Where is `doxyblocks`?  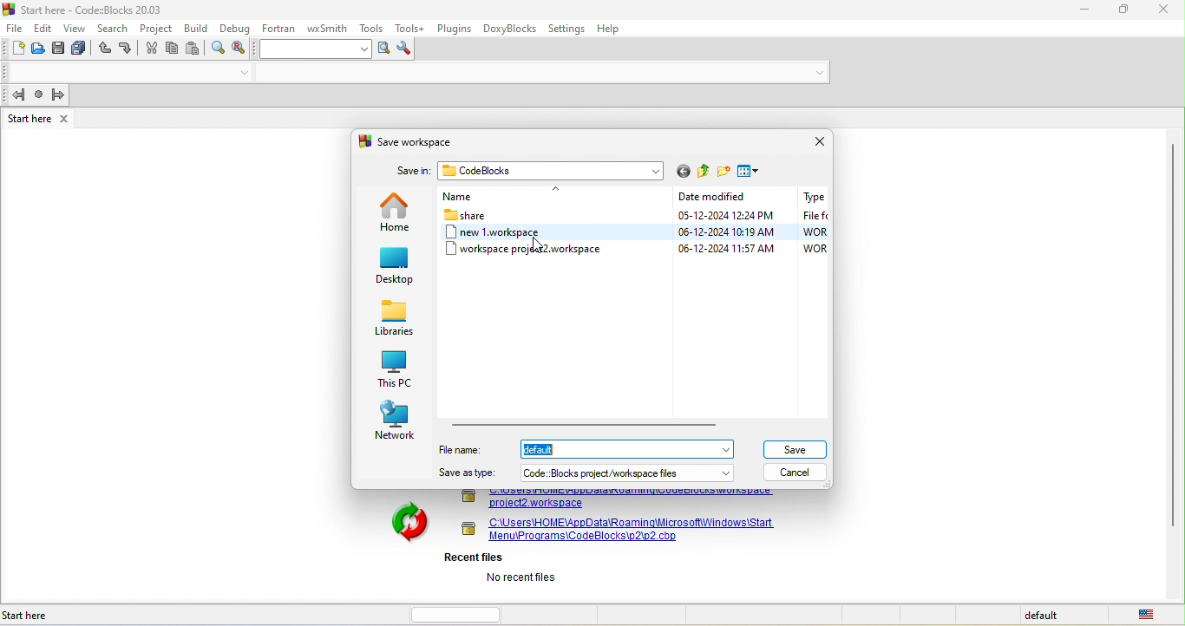
doxyblocks is located at coordinates (510, 29).